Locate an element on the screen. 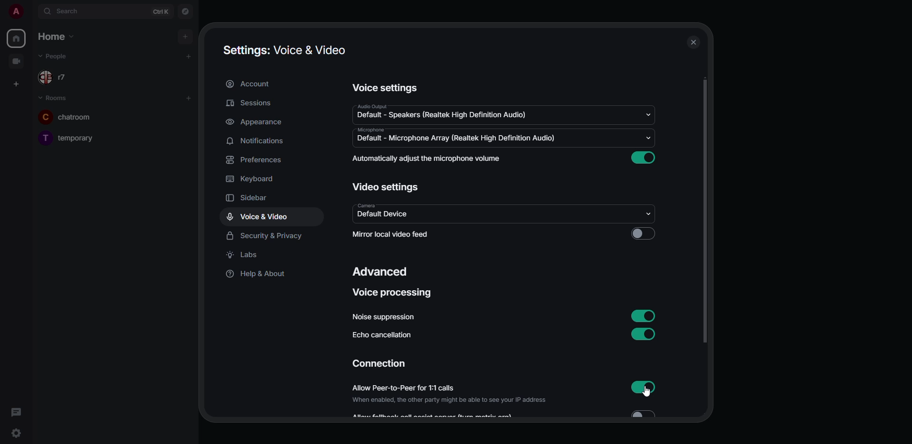 This screenshot has width=912, height=444. sidebar is located at coordinates (251, 197).